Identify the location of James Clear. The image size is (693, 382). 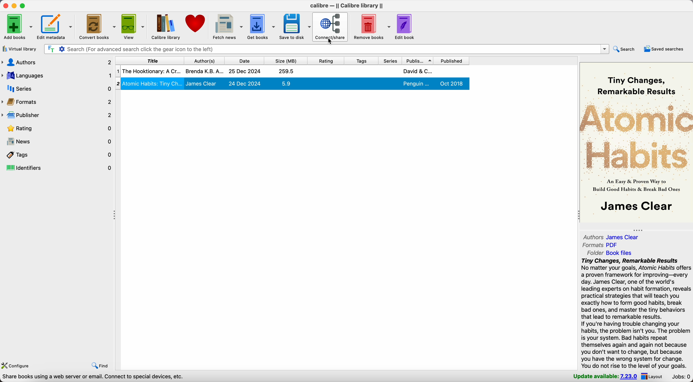
(201, 84).